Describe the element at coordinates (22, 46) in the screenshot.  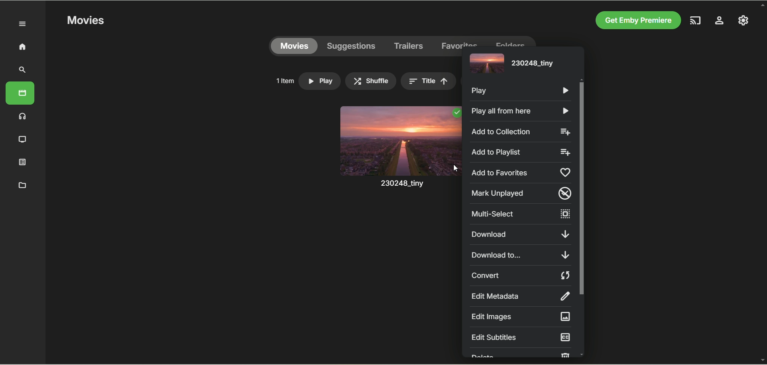
I see `home` at that location.